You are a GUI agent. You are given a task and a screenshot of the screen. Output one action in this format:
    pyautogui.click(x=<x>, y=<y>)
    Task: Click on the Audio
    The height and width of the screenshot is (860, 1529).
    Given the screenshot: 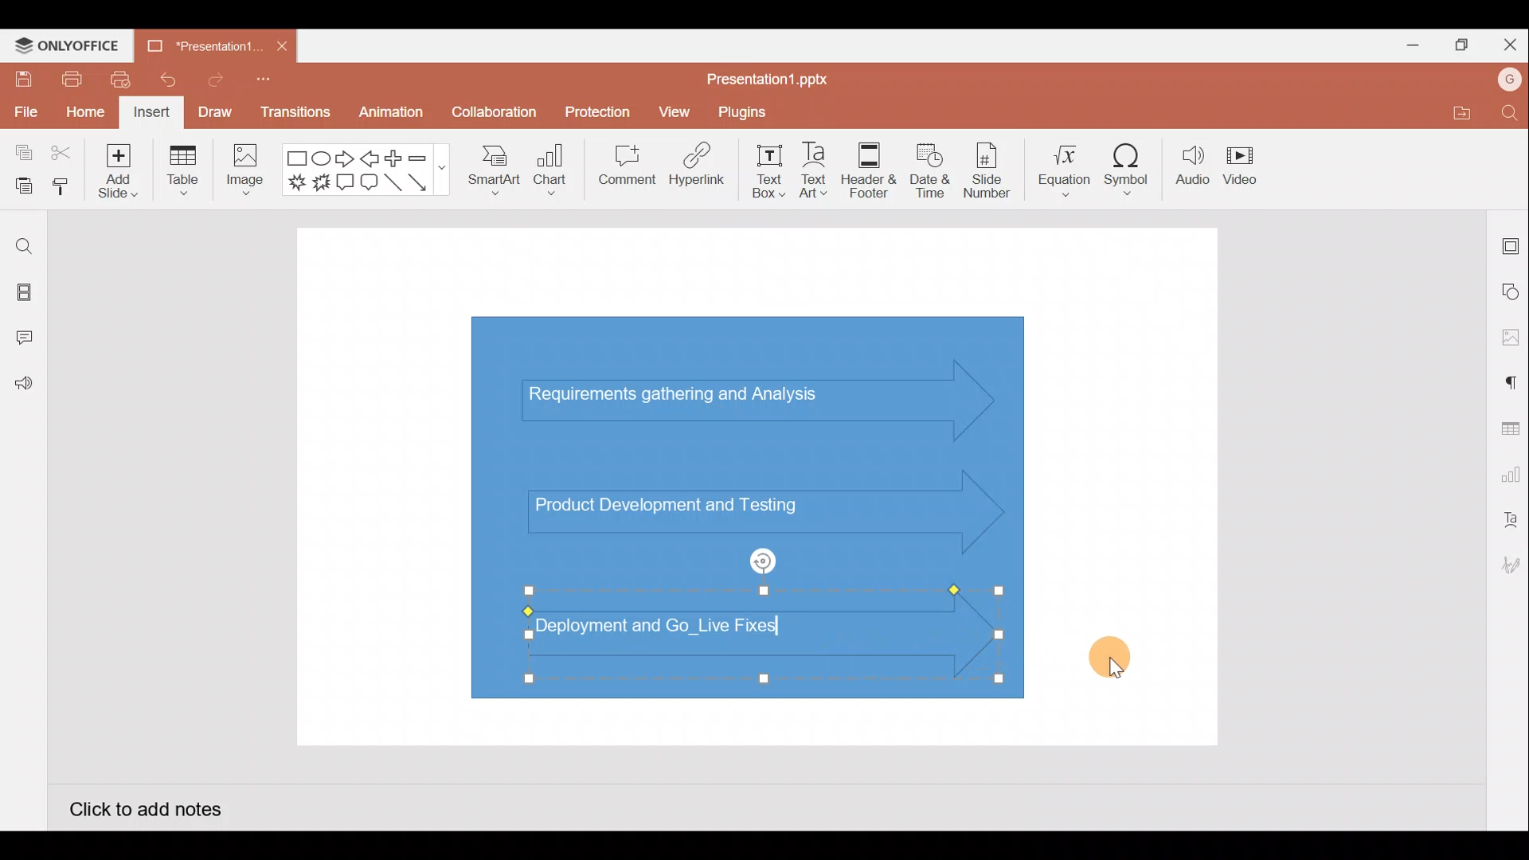 What is the action you would take?
    pyautogui.click(x=1193, y=166)
    